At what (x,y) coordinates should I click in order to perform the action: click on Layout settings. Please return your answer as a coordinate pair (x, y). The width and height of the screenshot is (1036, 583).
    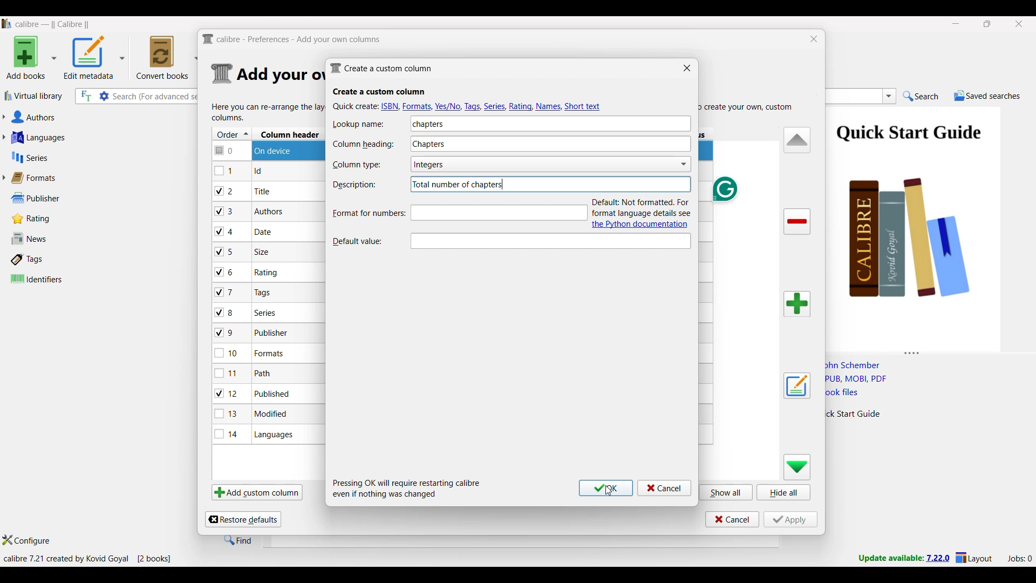
    Looking at the image, I should click on (974, 557).